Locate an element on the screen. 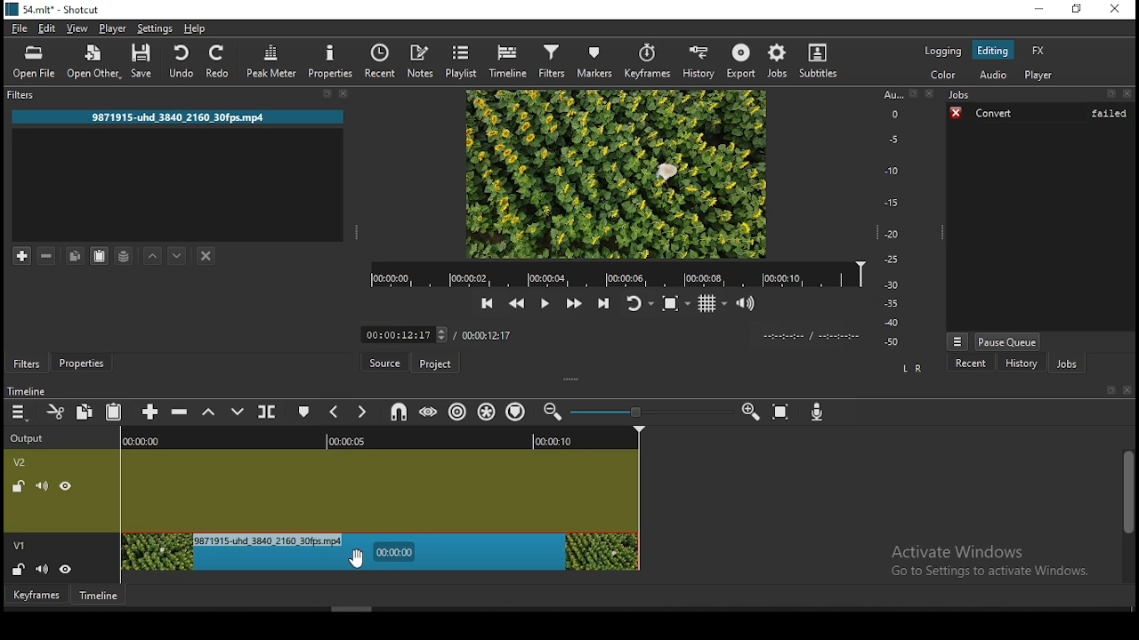 This screenshot has width=1139, height=640. paste is located at coordinates (98, 257).